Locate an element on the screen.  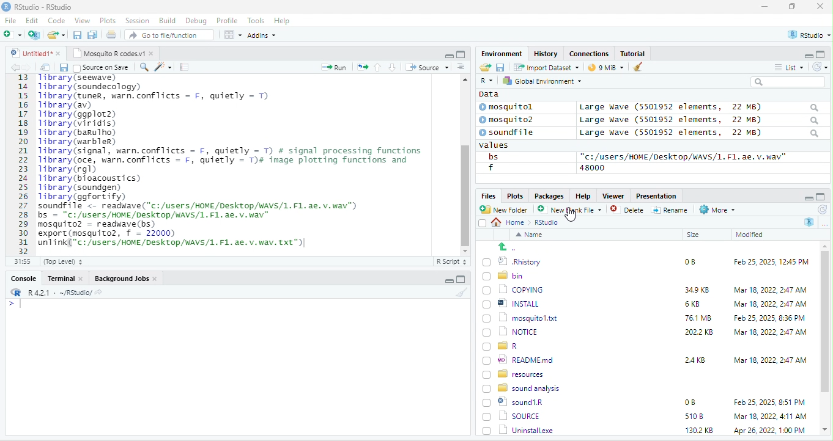
Build is located at coordinates (168, 20).